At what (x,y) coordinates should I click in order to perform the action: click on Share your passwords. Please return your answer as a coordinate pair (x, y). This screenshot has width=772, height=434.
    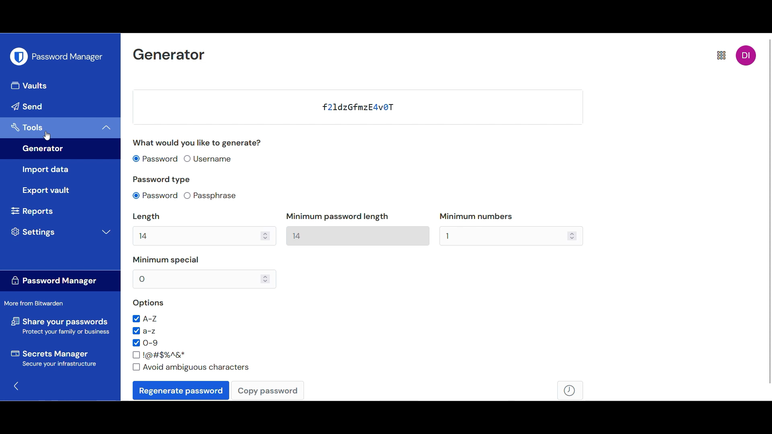
    Looking at the image, I should click on (60, 326).